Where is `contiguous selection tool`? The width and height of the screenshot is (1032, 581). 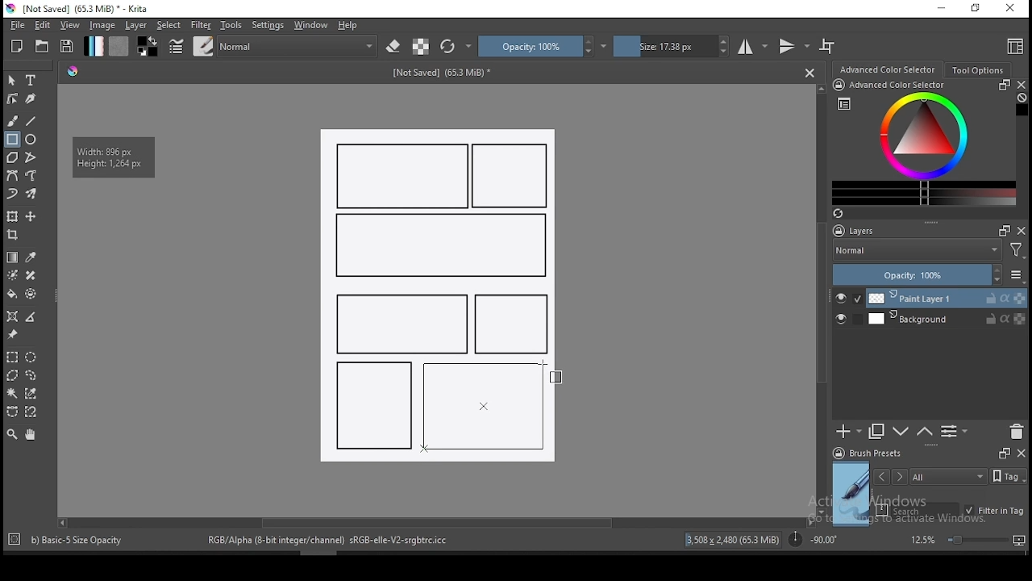 contiguous selection tool is located at coordinates (13, 395).